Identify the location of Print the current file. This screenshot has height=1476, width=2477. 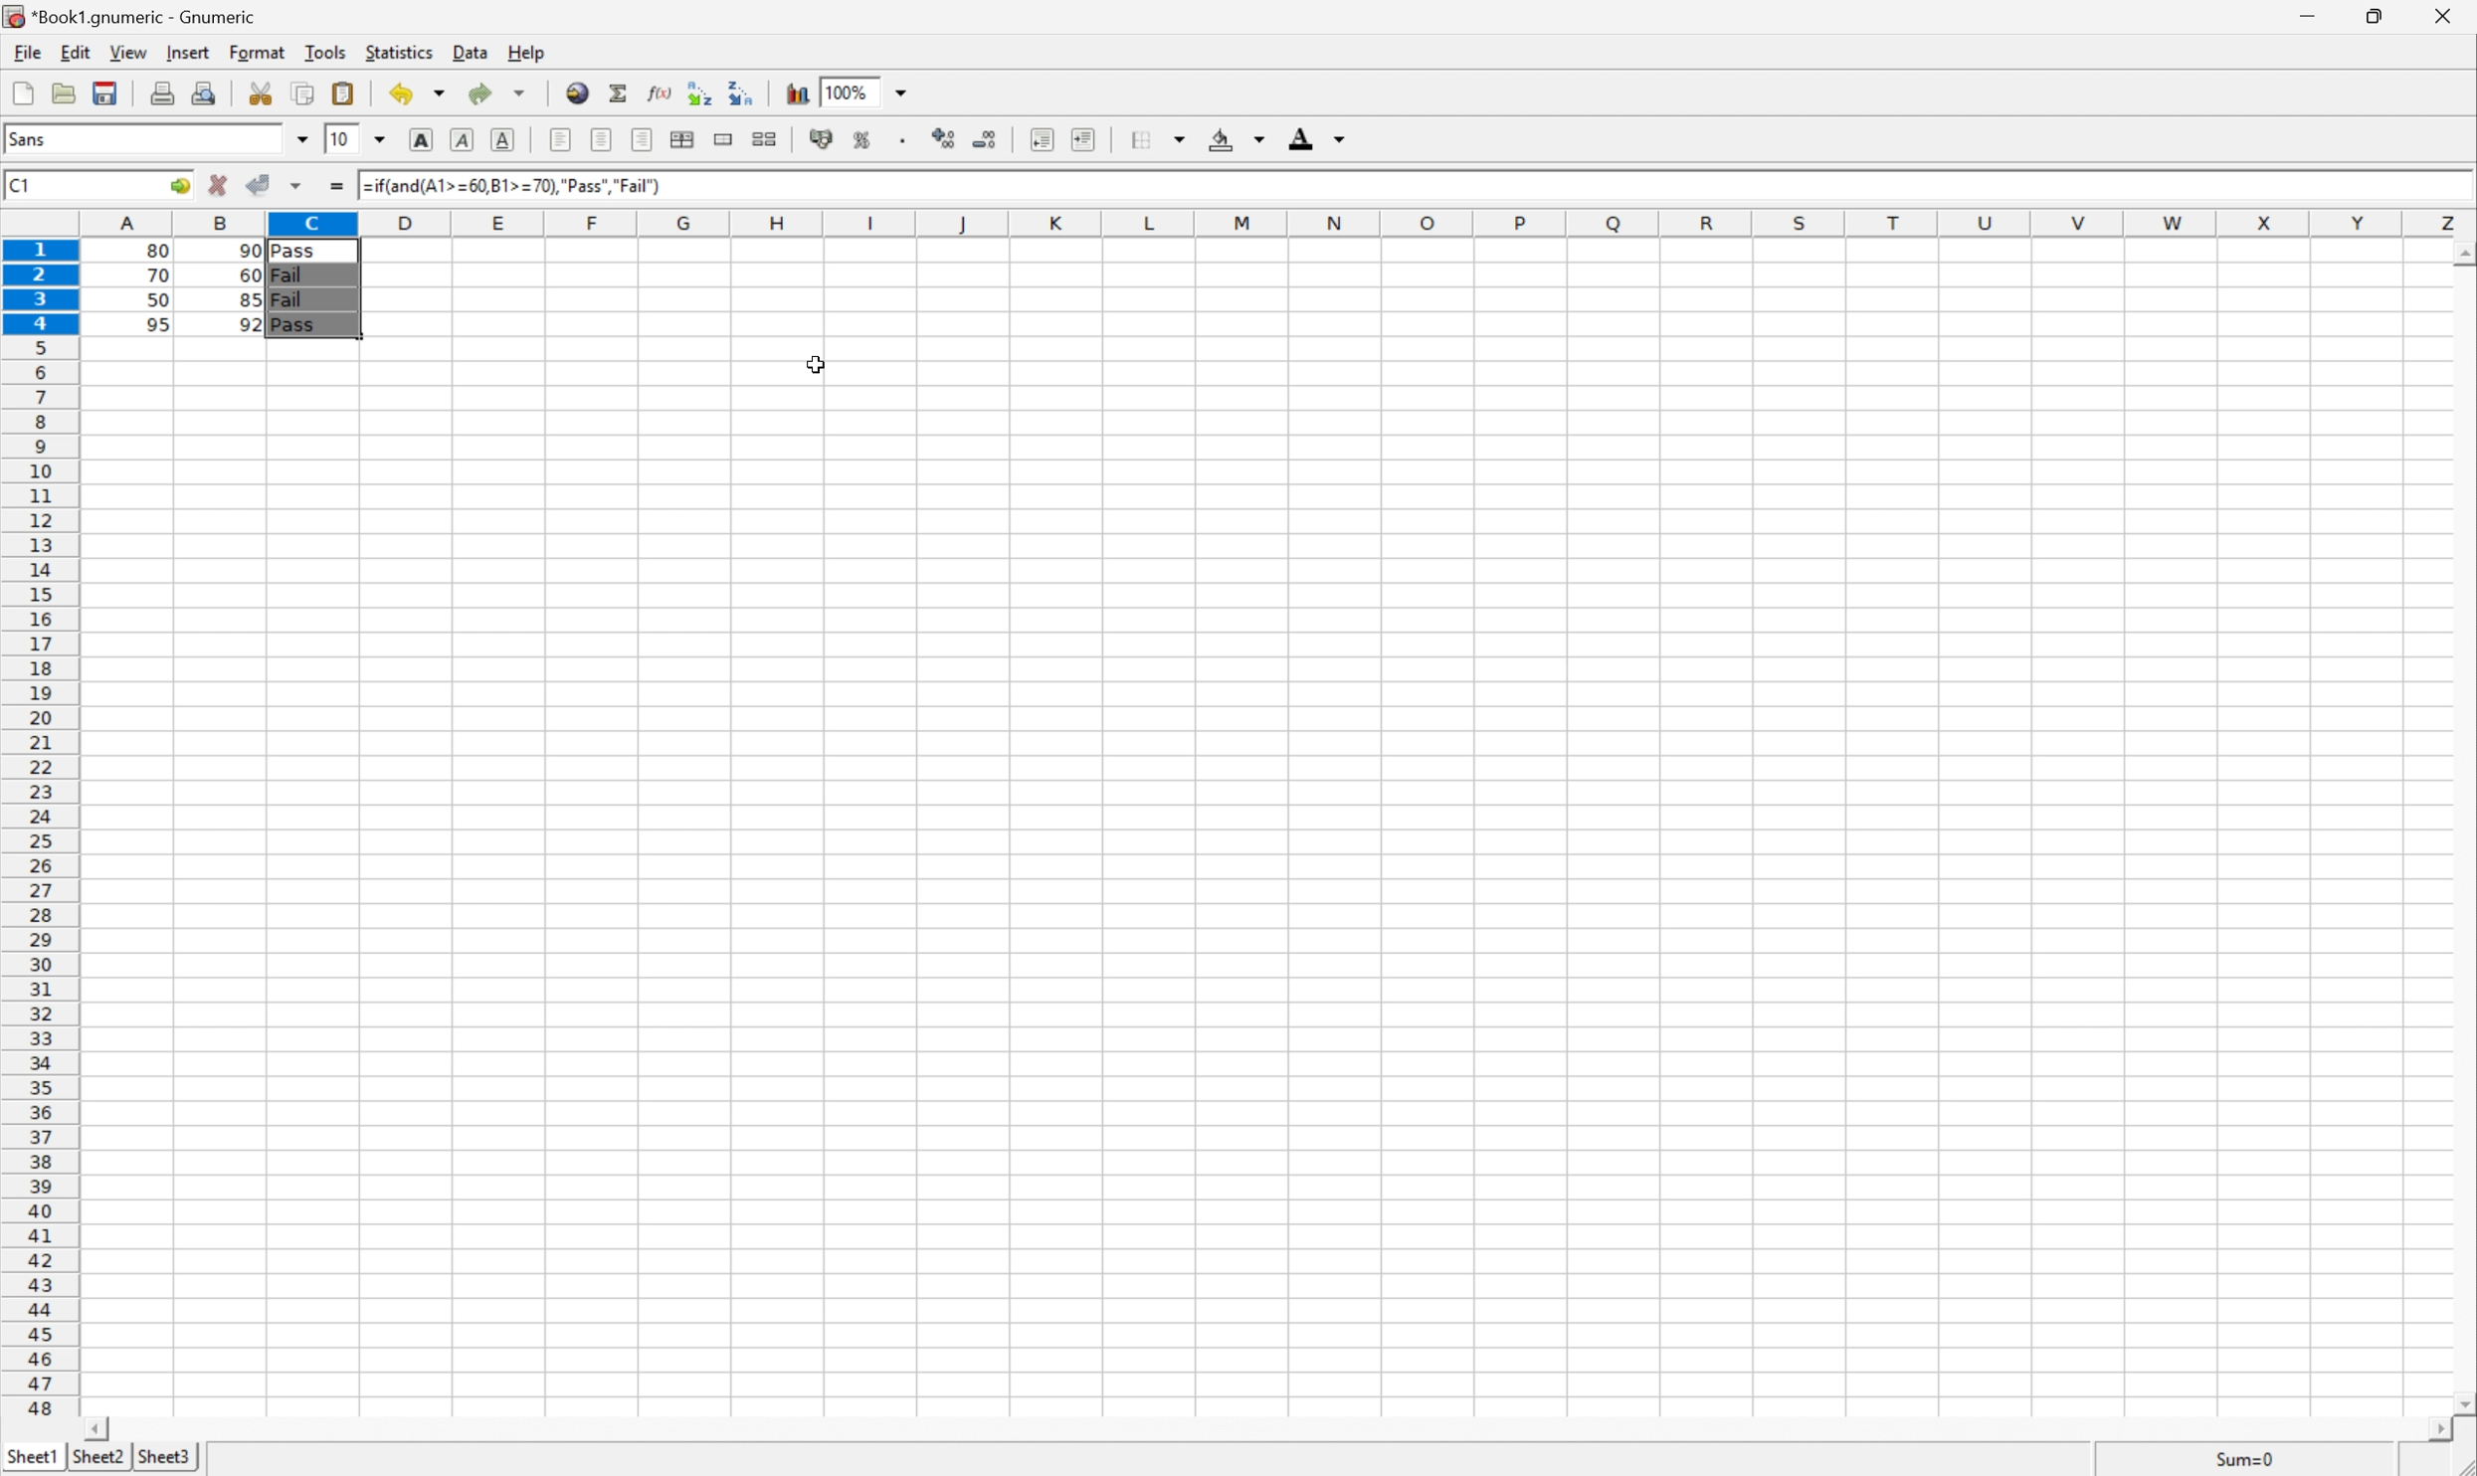
(159, 92).